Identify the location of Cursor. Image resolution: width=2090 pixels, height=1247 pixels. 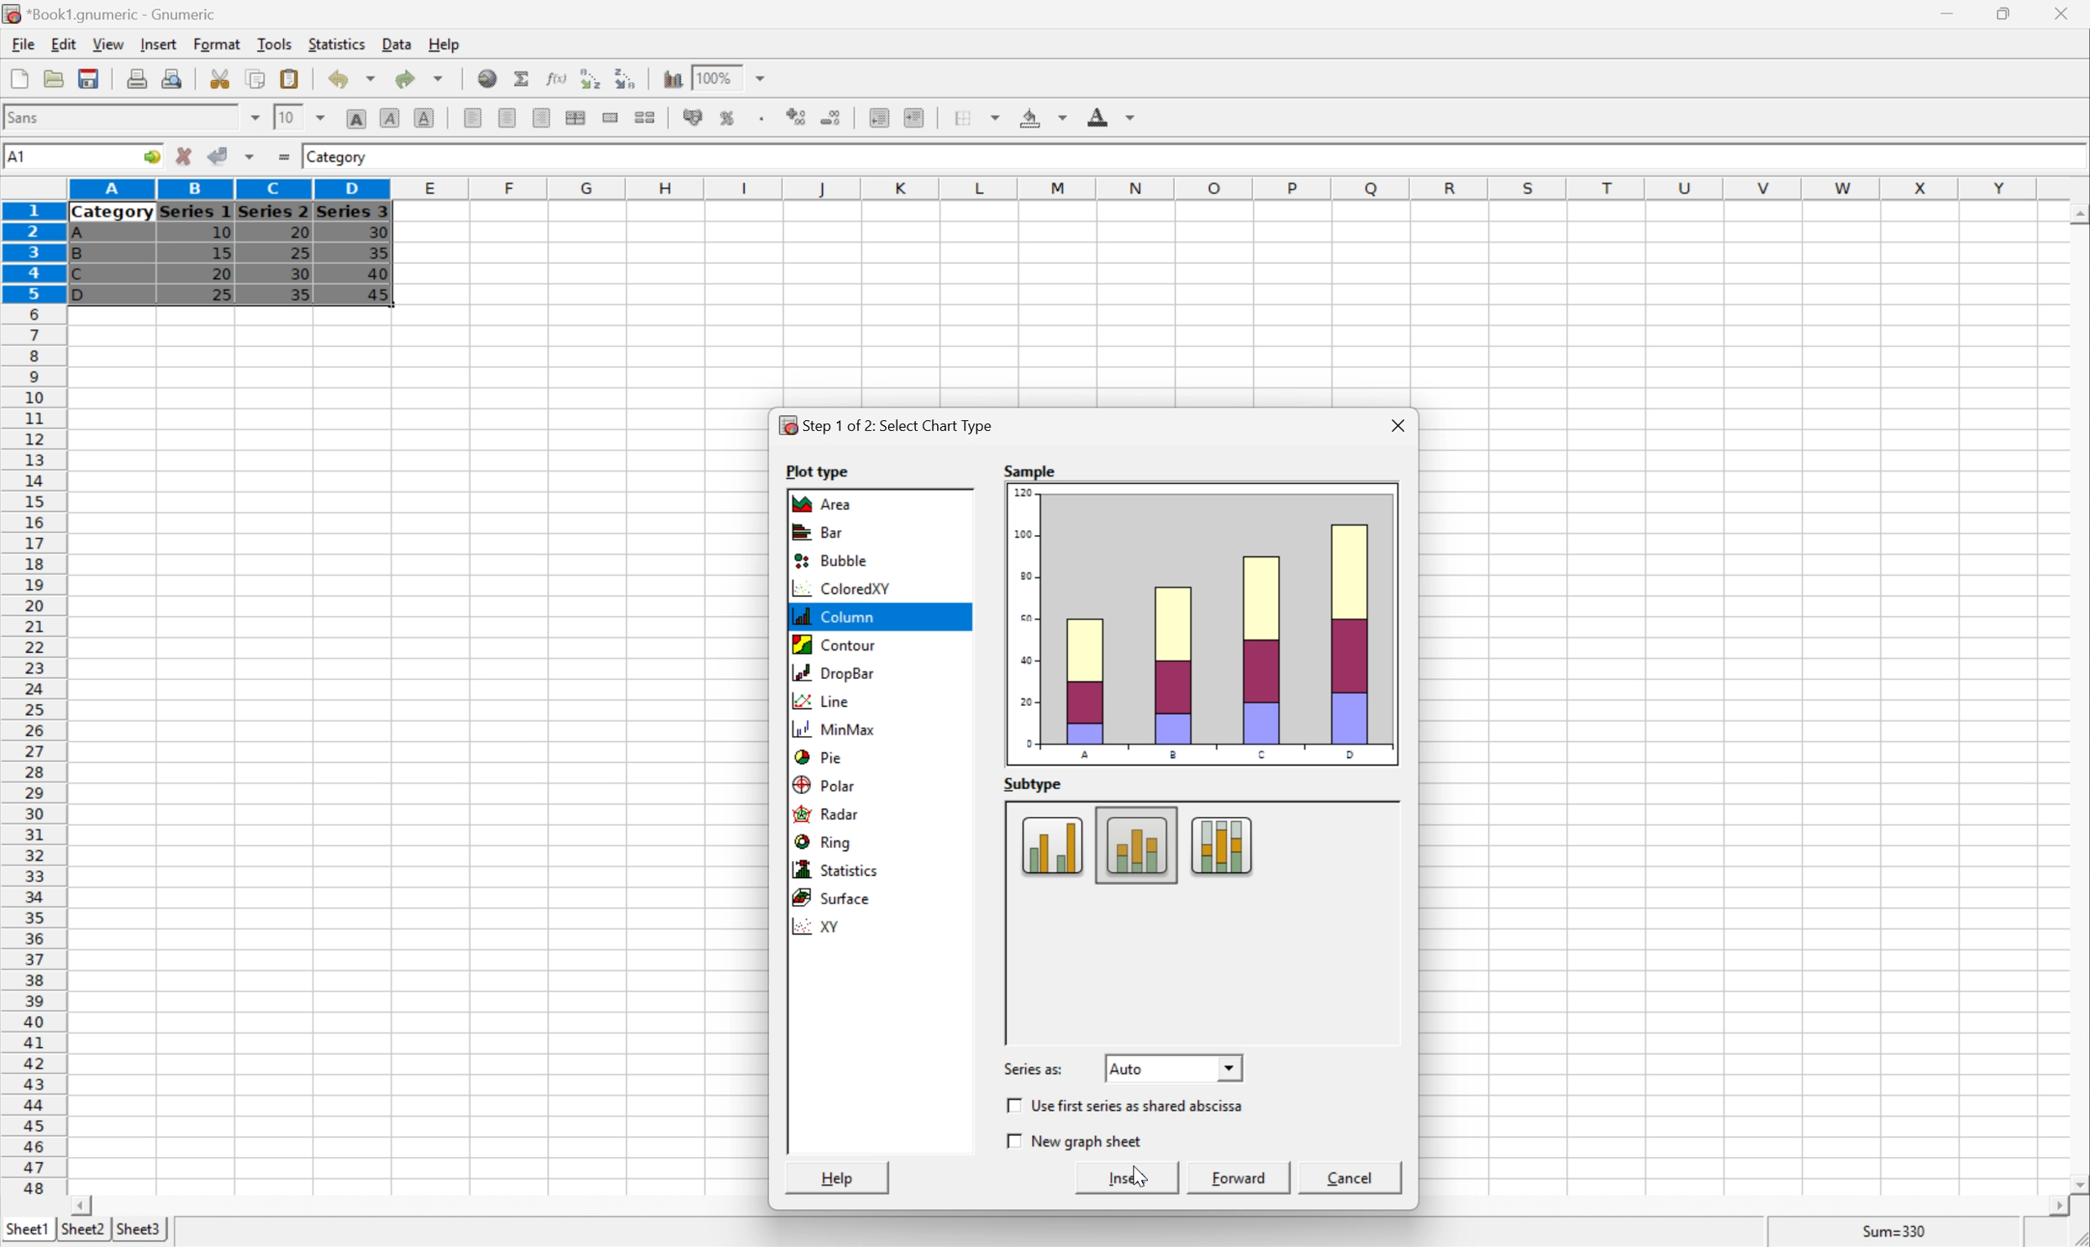
(1140, 1177).